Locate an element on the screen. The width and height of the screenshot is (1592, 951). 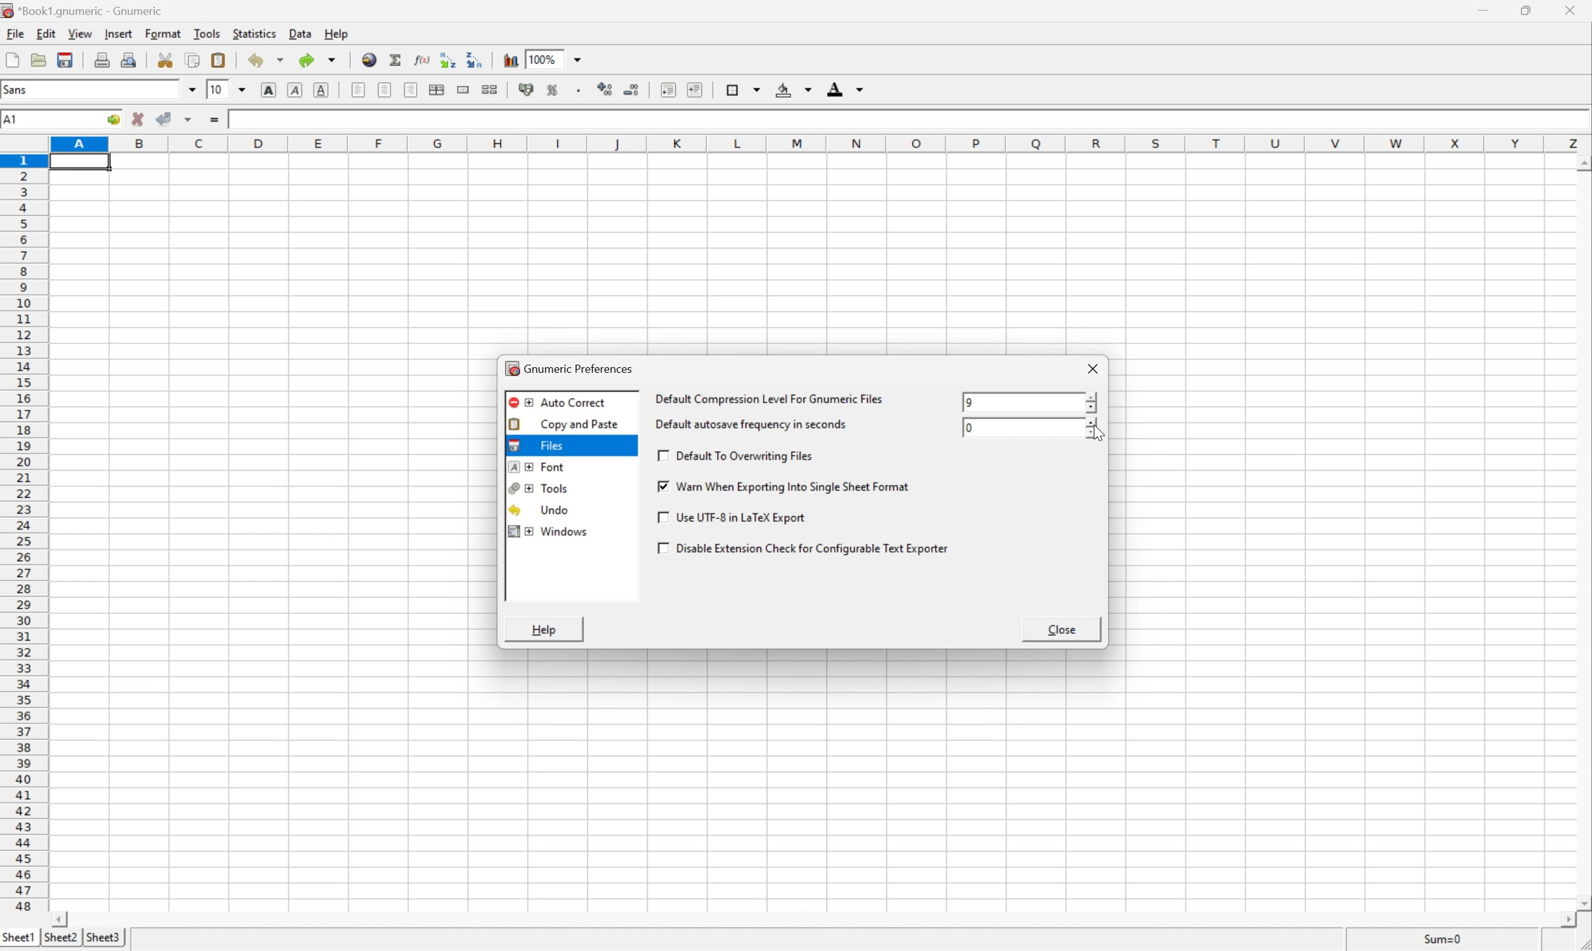
warn when exporting into single sheet format is located at coordinates (782, 484).